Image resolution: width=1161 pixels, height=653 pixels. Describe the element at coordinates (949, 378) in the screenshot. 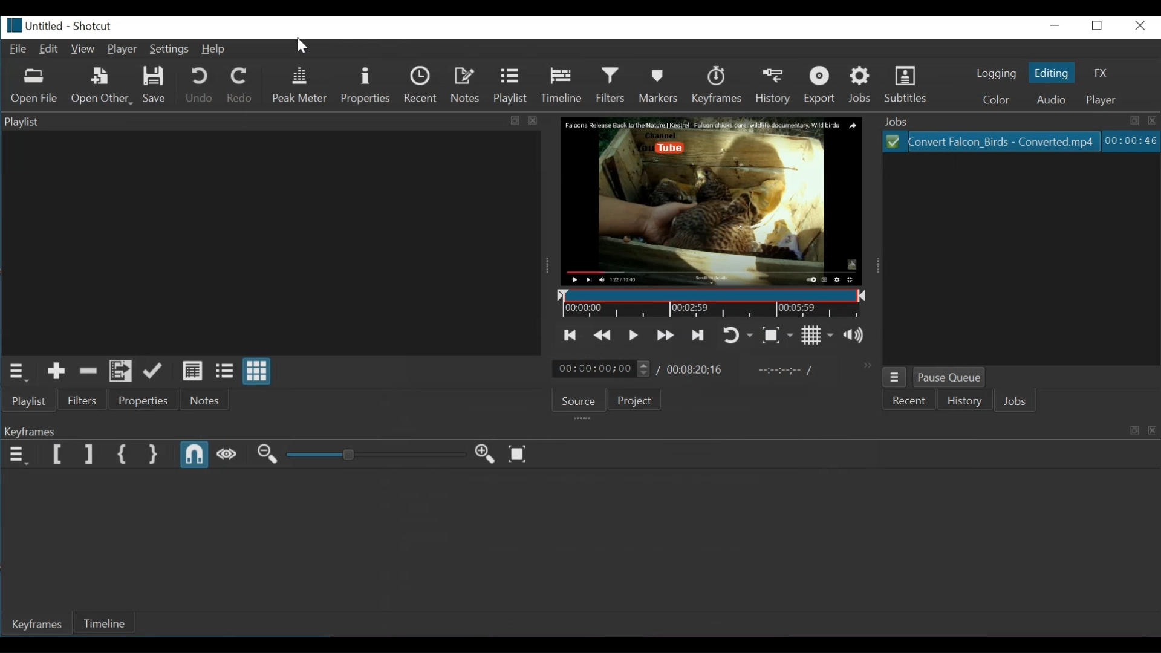

I see `Pause Queue` at that location.